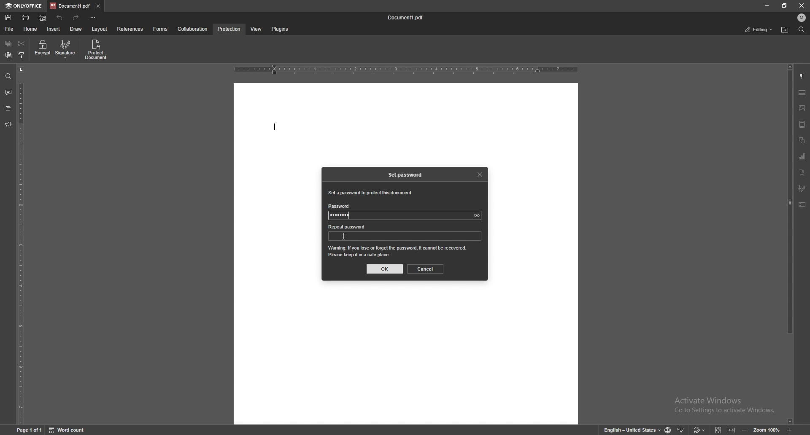 This screenshot has width=810, height=435. What do you see at coordinates (746, 429) in the screenshot?
I see `zoom out` at bounding box center [746, 429].